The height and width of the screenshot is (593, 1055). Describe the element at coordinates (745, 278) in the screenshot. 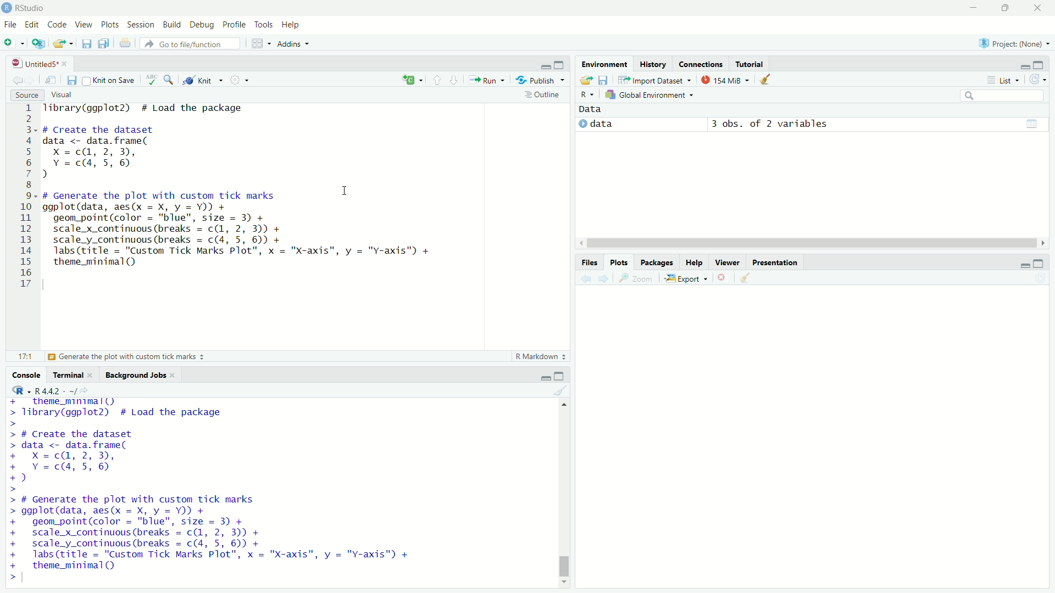

I see `clear all plots` at that location.